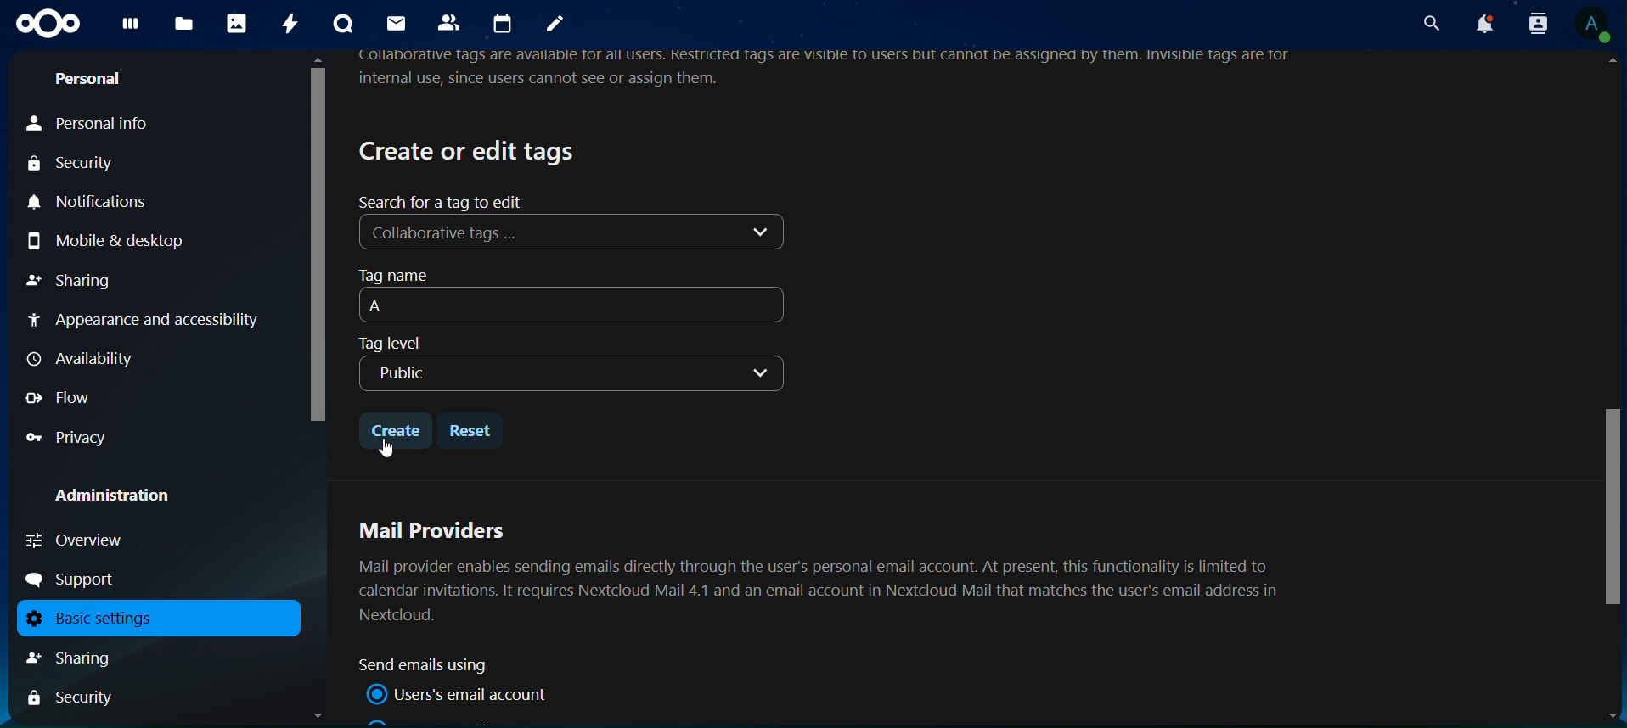 Image resolution: width=1627 pixels, height=728 pixels. Describe the element at coordinates (76, 540) in the screenshot. I see `overview` at that location.